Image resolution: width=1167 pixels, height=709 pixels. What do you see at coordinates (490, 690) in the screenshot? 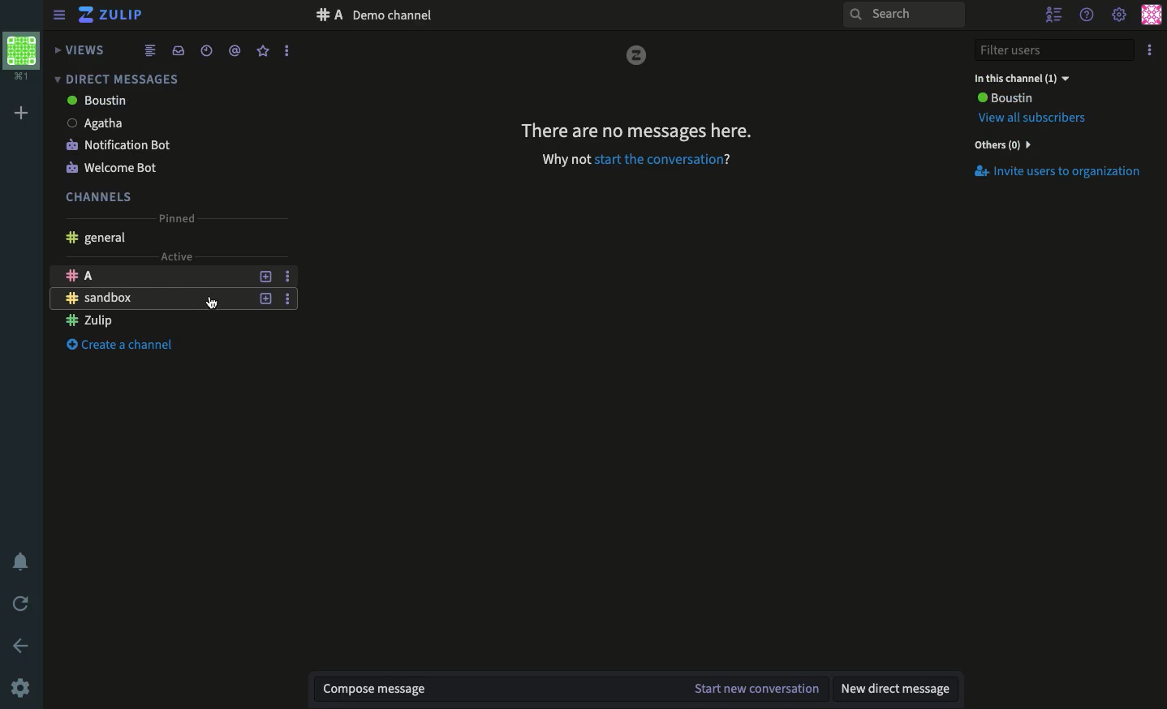
I see `Message` at bounding box center [490, 690].